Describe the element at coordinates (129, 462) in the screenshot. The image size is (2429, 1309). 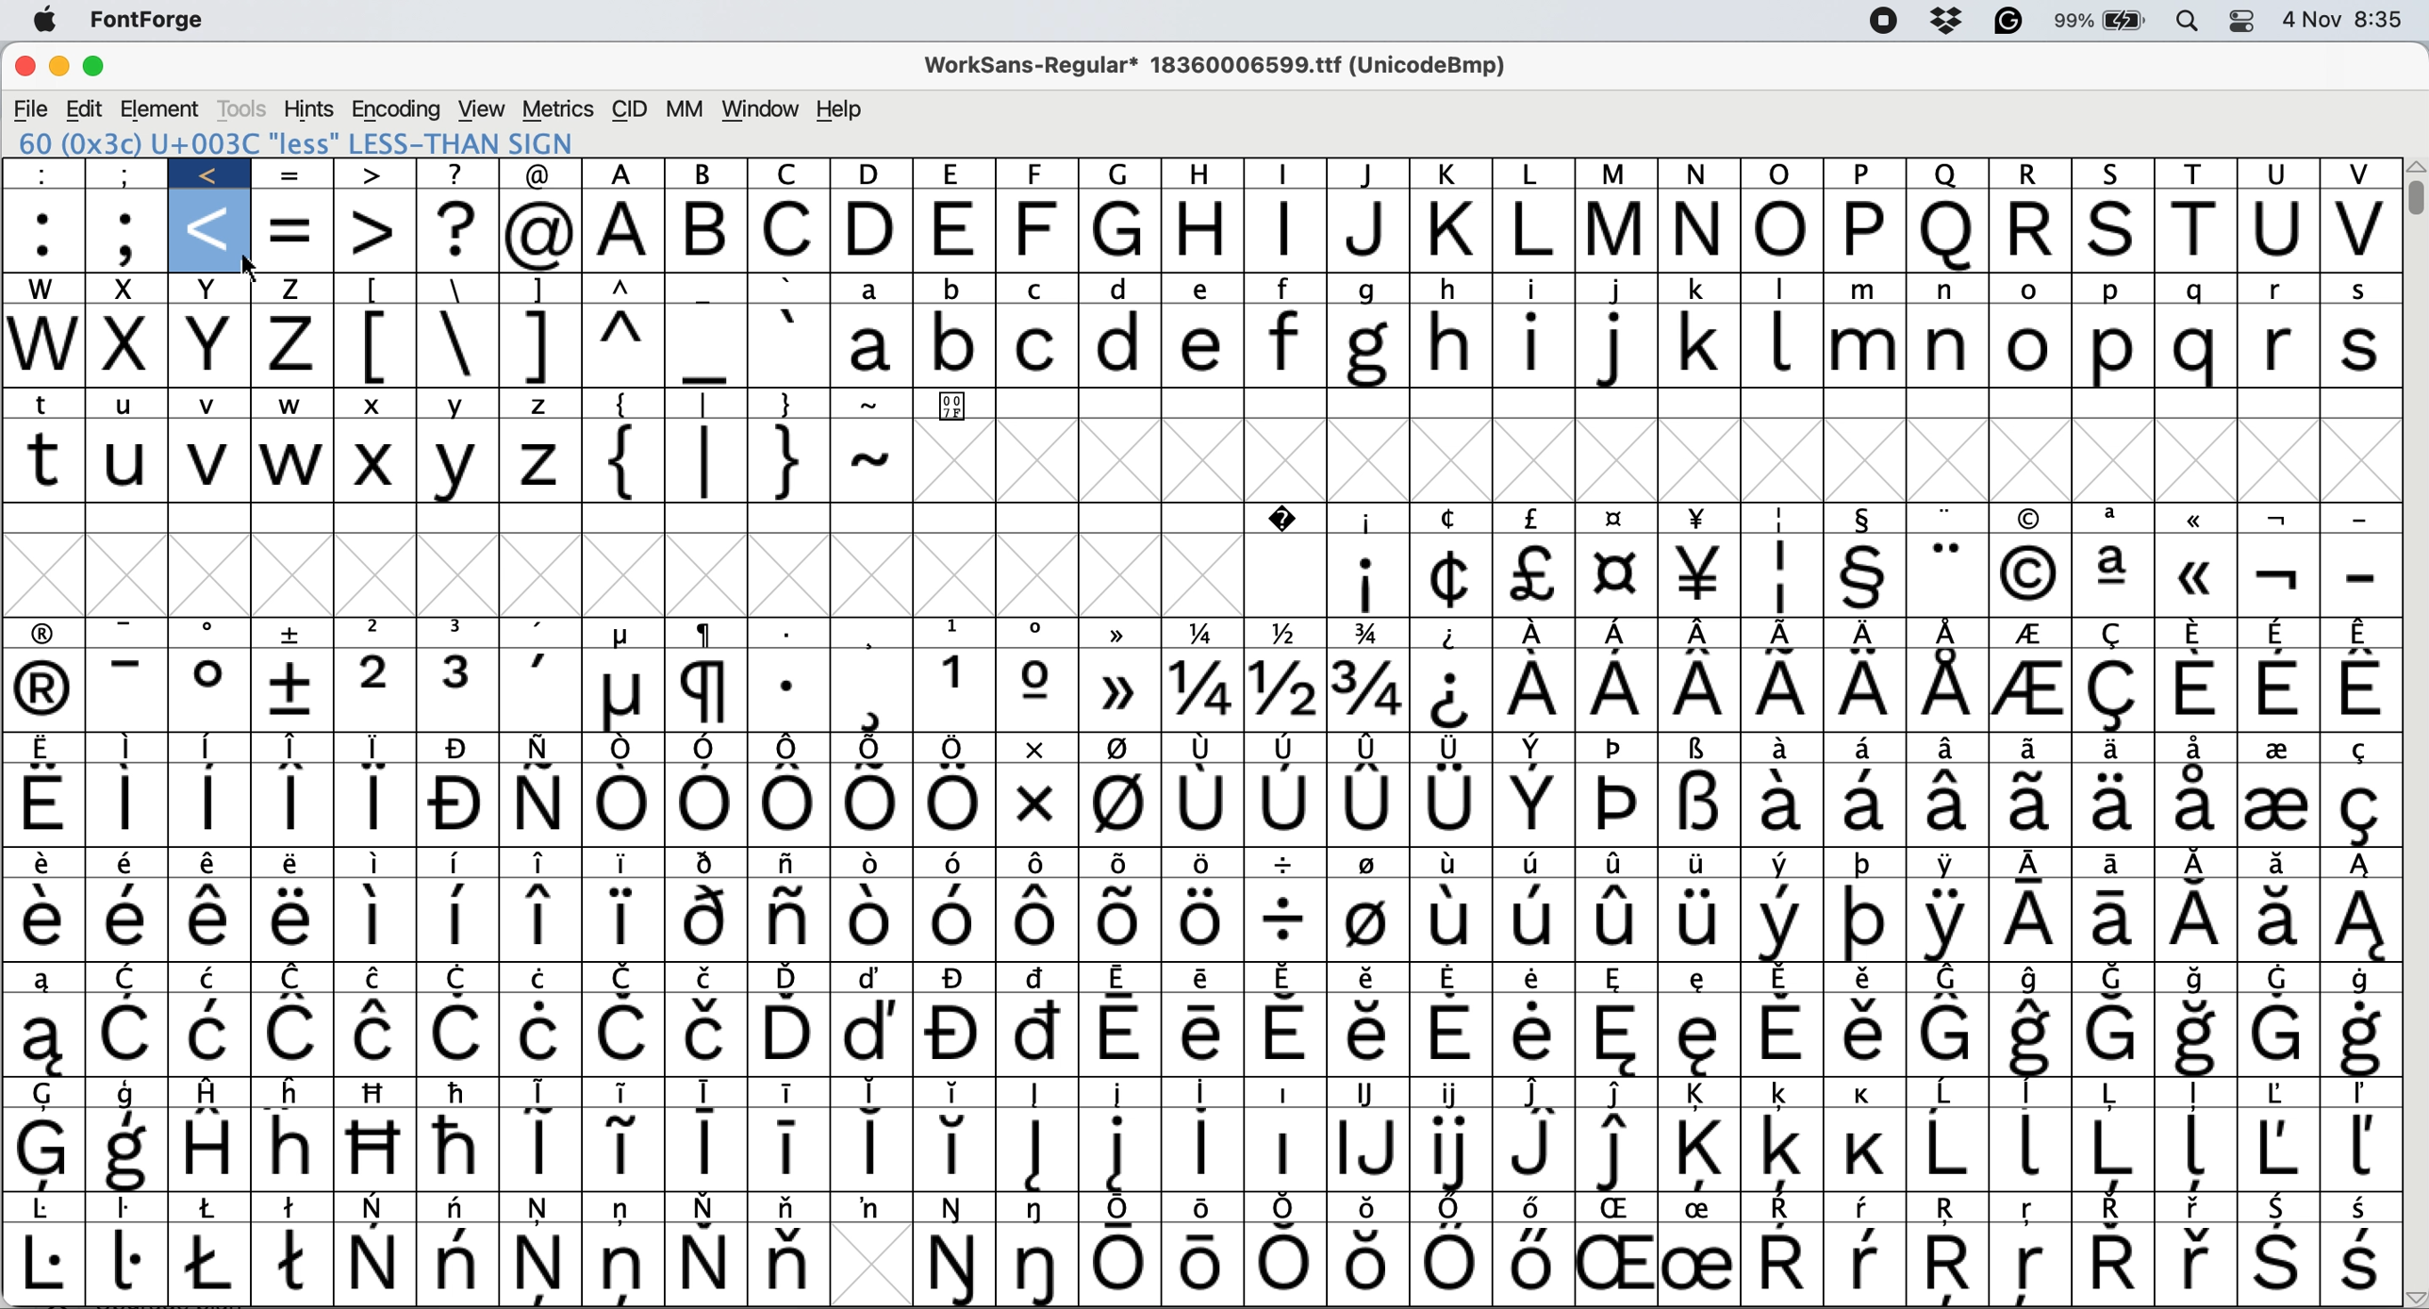
I see `u` at that location.